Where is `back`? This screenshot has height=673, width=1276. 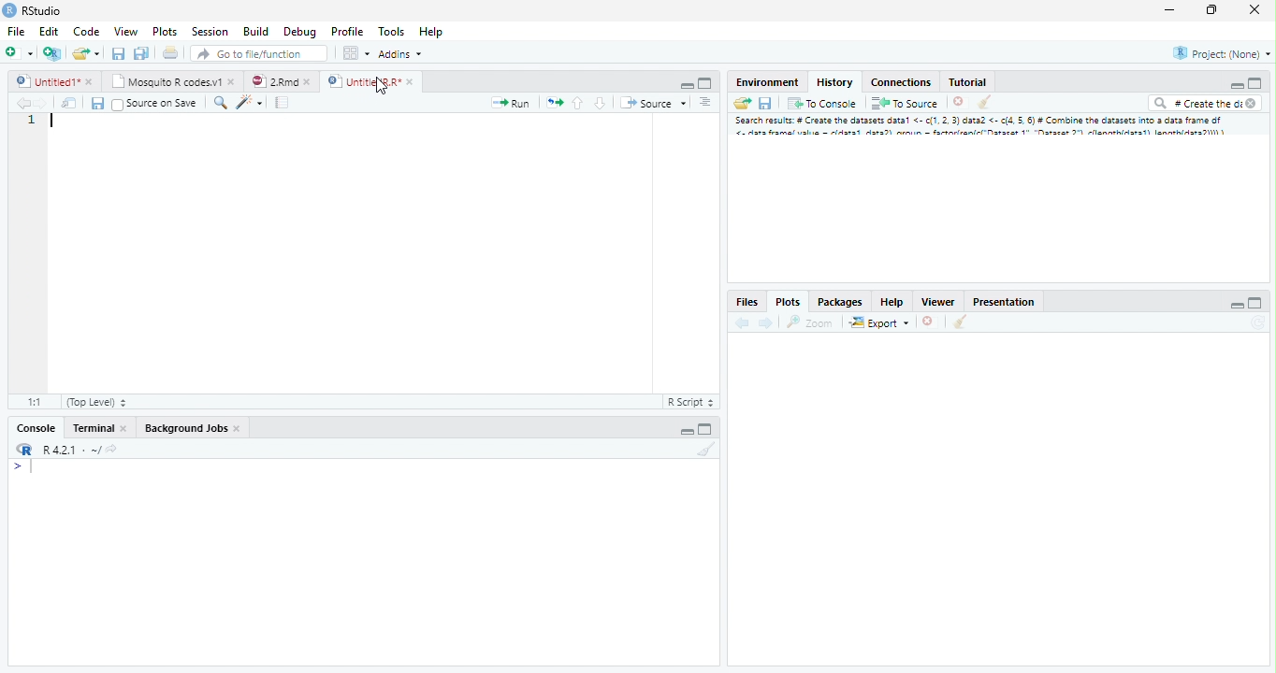 back is located at coordinates (743, 324).